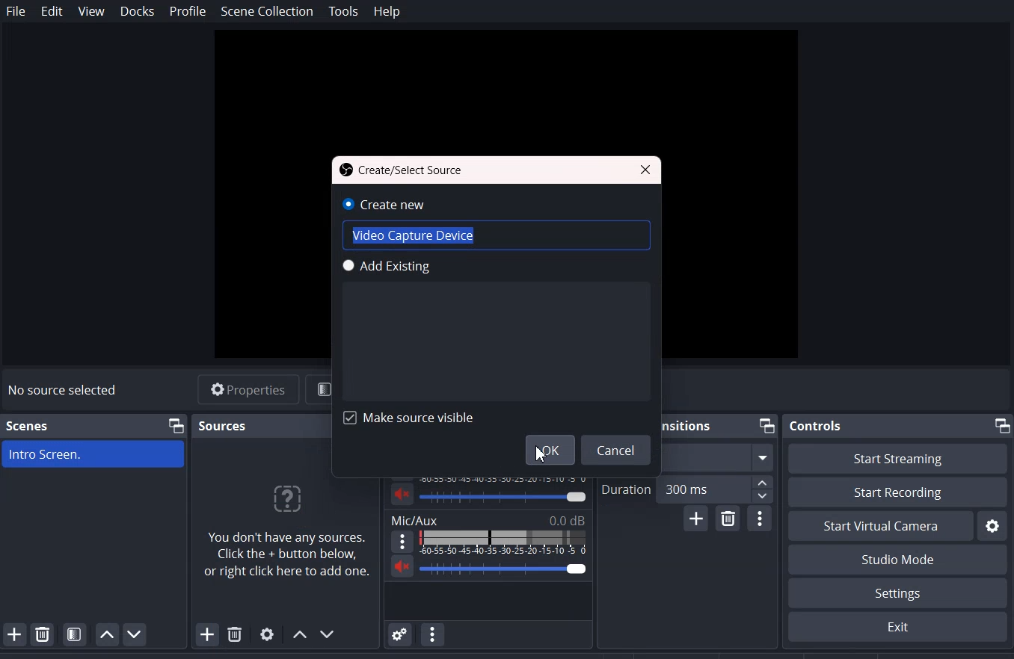  What do you see at coordinates (816, 425) in the screenshot?
I see `Controls` at bounding box center [816, 425].